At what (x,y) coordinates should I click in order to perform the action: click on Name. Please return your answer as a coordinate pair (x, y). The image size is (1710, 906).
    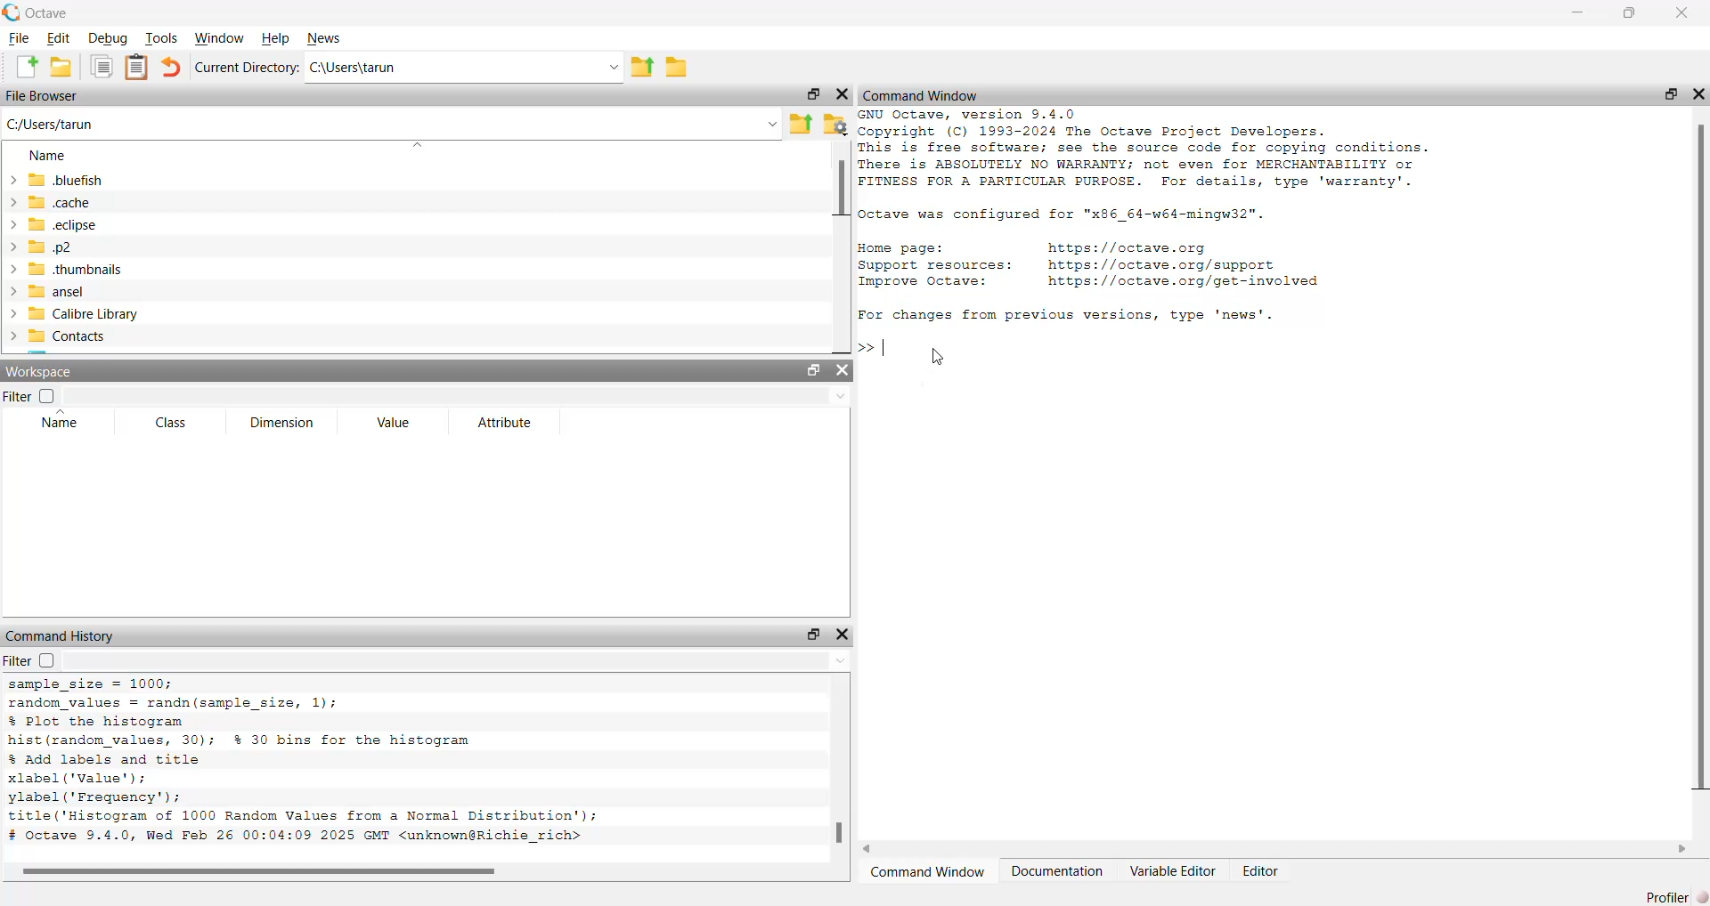
    Looking at the image, I should click on (46, 156).